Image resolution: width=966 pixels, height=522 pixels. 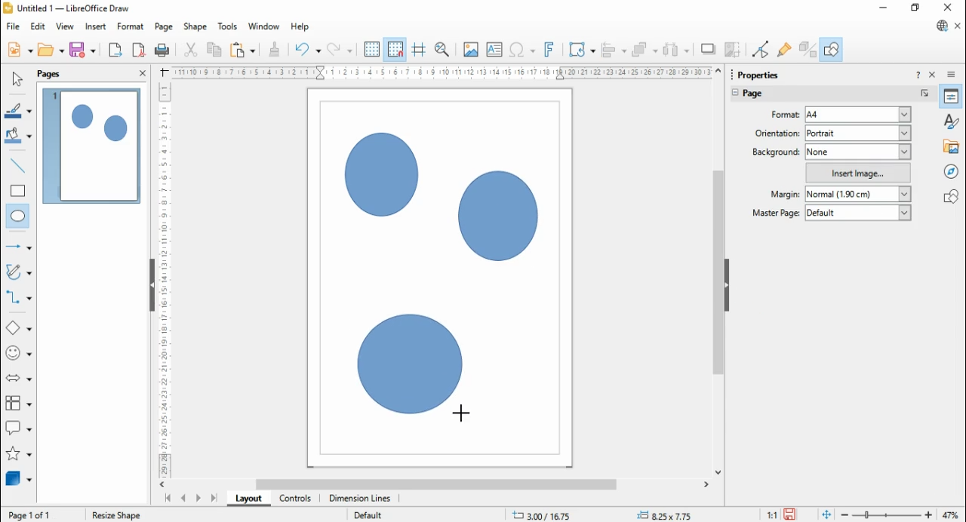 What do you see at coordinates (19, 330) in the screenshot?
I see `basic shapes` at bounding box center [19, 330].